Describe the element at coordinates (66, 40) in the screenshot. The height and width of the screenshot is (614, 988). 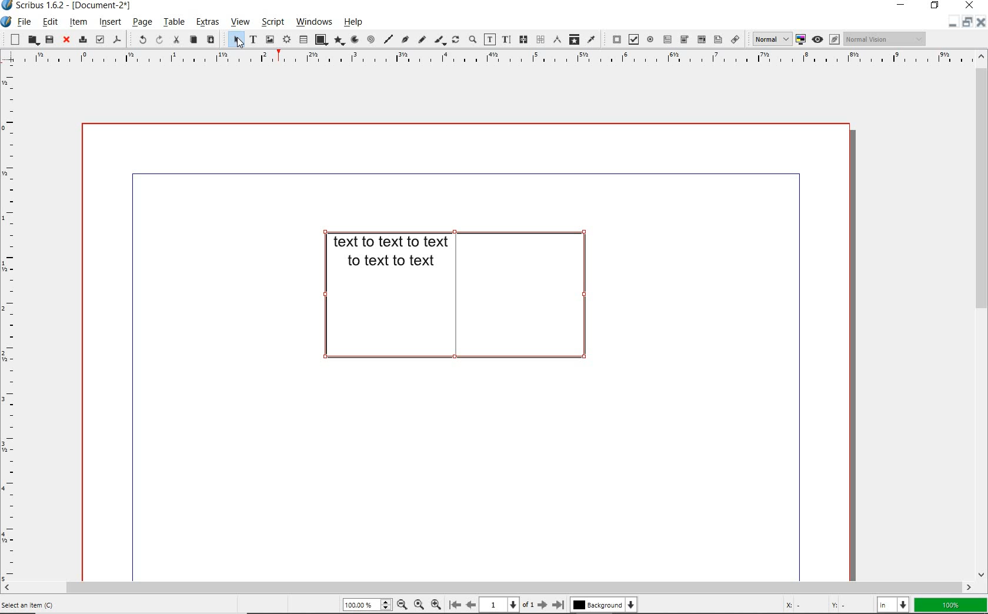
I see `close` at that location.